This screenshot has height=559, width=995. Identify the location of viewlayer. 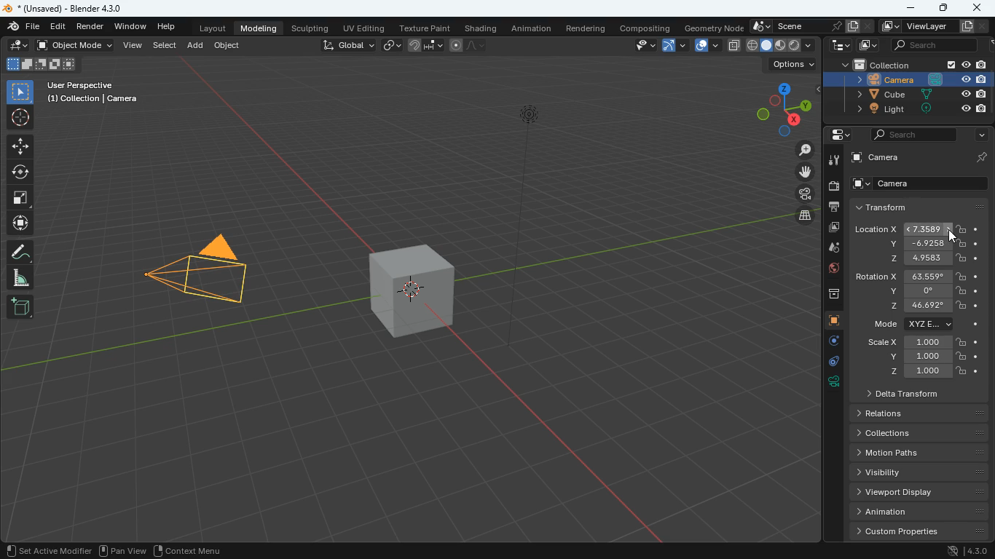
(932, 26).